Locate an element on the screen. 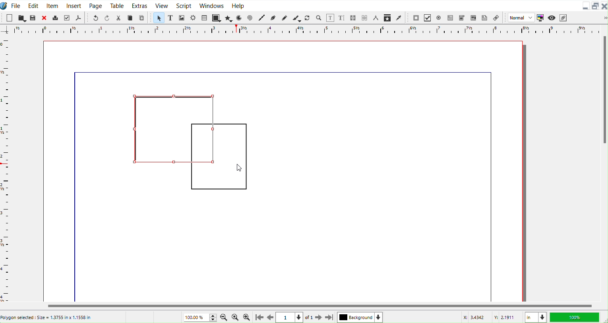  line is located at coordinates (283, 72).